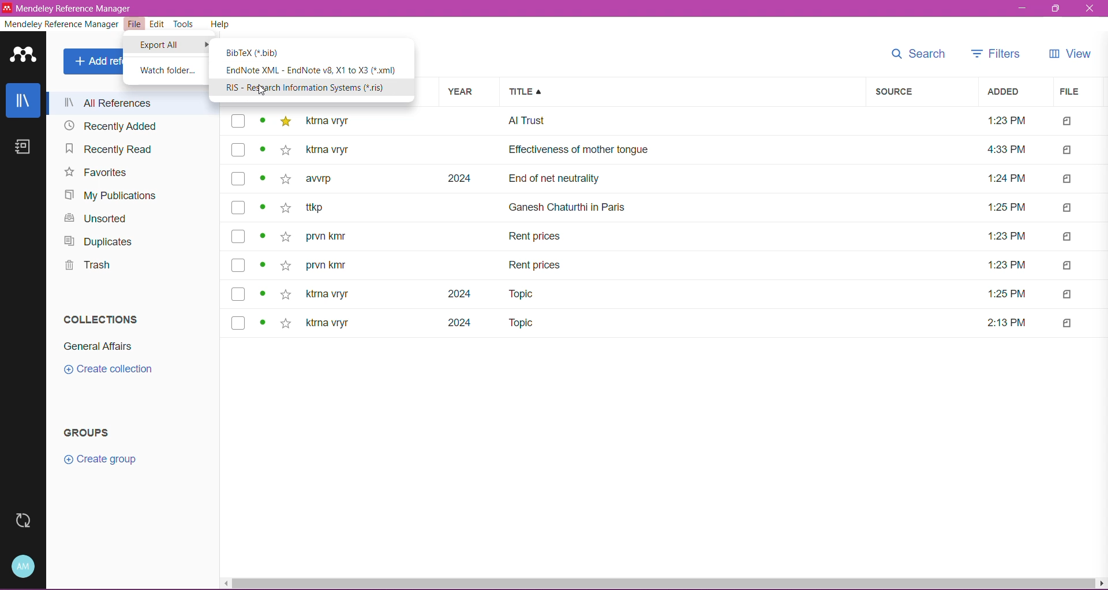  What do you see at coordinates (266, 92) in the screenshot?
I see `cursor` at bounding box center [266, 92].